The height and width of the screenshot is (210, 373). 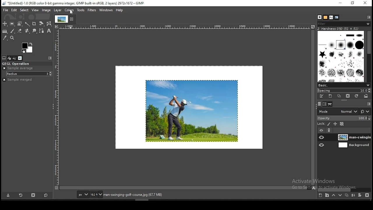 What do you see at coordinates (24, 10) in the screenshot?
I see `select` at bounding box center [24, 10].